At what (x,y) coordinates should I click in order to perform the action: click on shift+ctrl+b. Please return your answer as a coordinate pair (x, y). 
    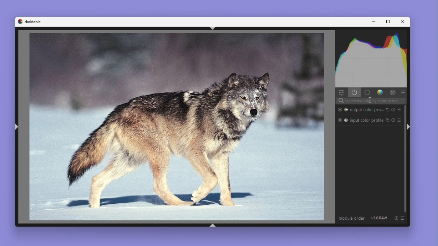
    Looking at the image, I should click on (212, 225).